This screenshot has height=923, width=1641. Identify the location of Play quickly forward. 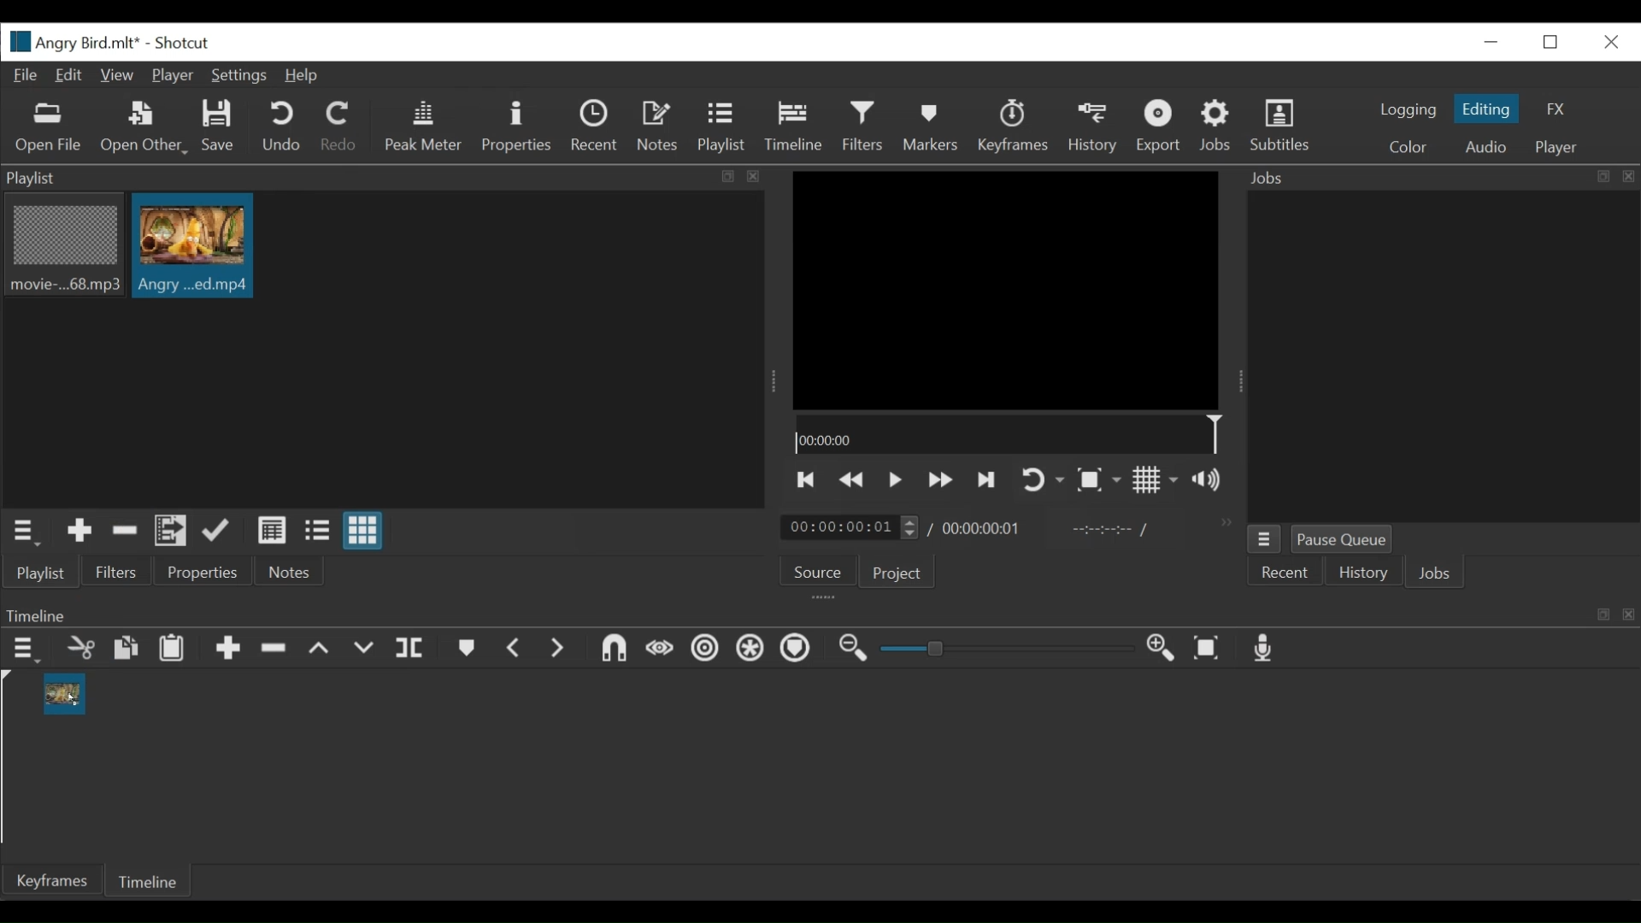
(939, 481).